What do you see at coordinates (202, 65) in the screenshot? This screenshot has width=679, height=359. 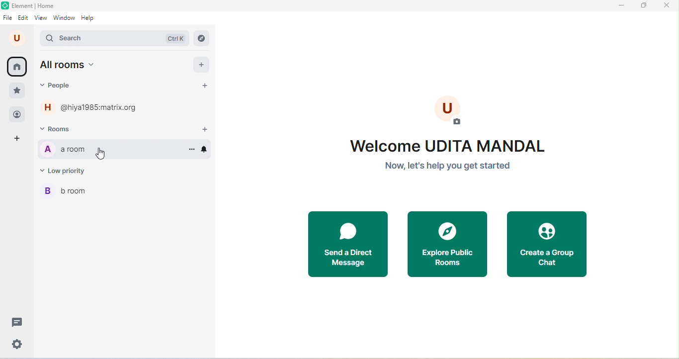 I see `add` at bounding box center [202, 65].